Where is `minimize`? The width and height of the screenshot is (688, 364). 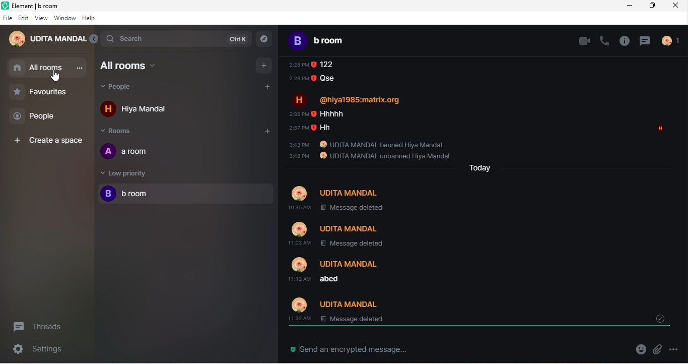 minimize is located at coordinates (630, 5).